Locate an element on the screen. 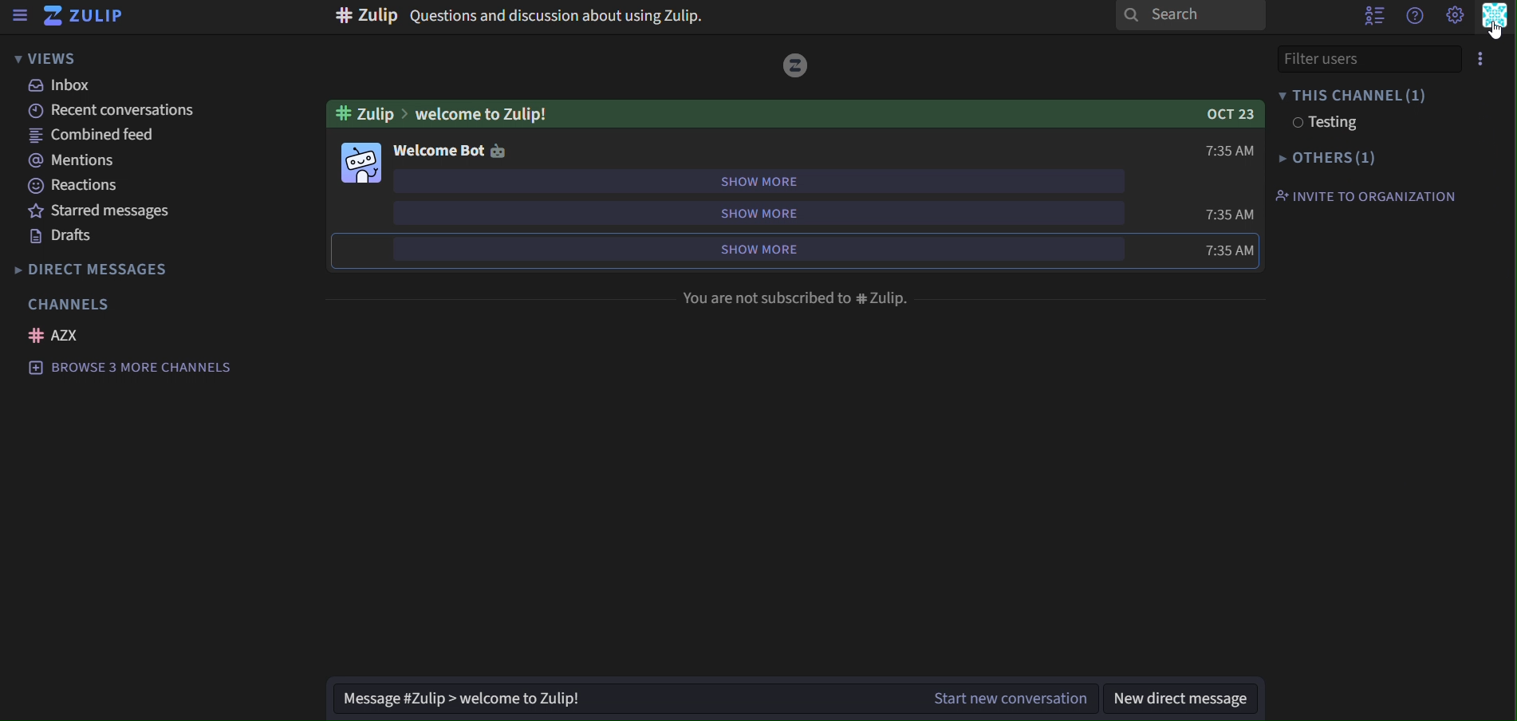  channels is located at coordinates (71, 305).